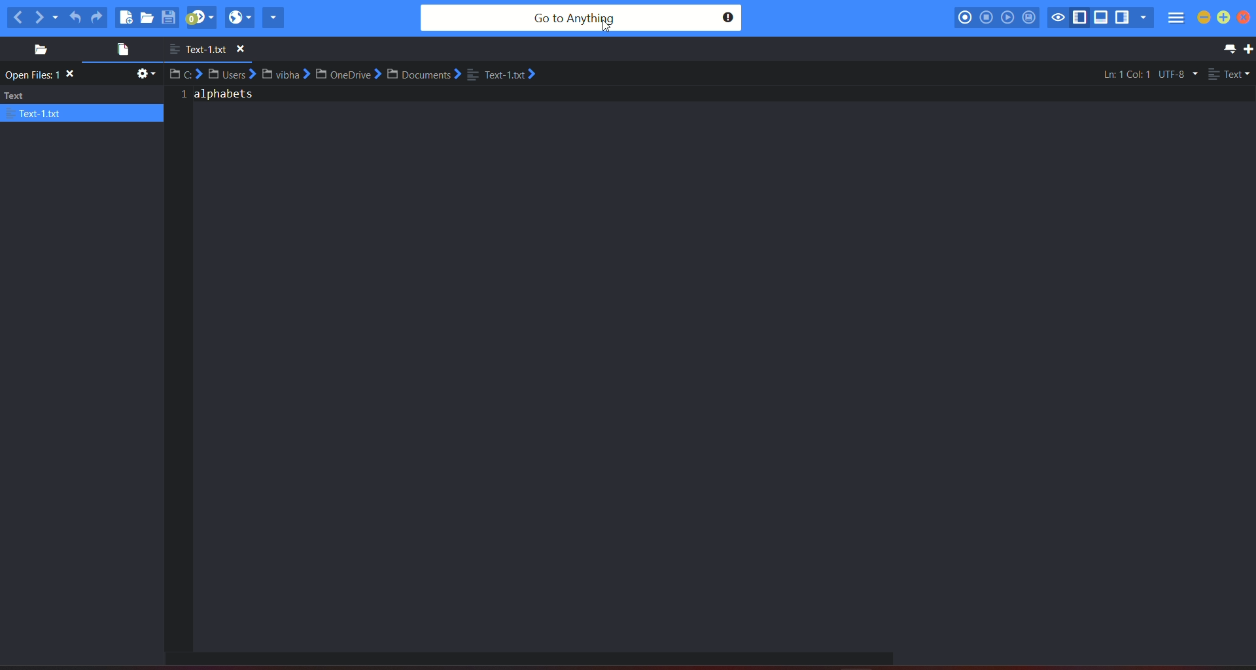 This screenshot has height=670, width=1256. What do you see at coordinates (119, 51) in the screenshot?
I see `open file` at bounding box center [119, 51].